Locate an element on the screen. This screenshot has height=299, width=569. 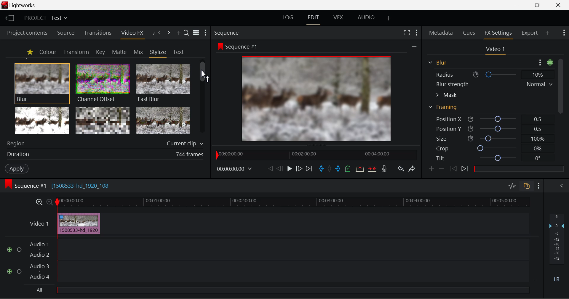
Decibel Level is located at coordinates (557, 250).